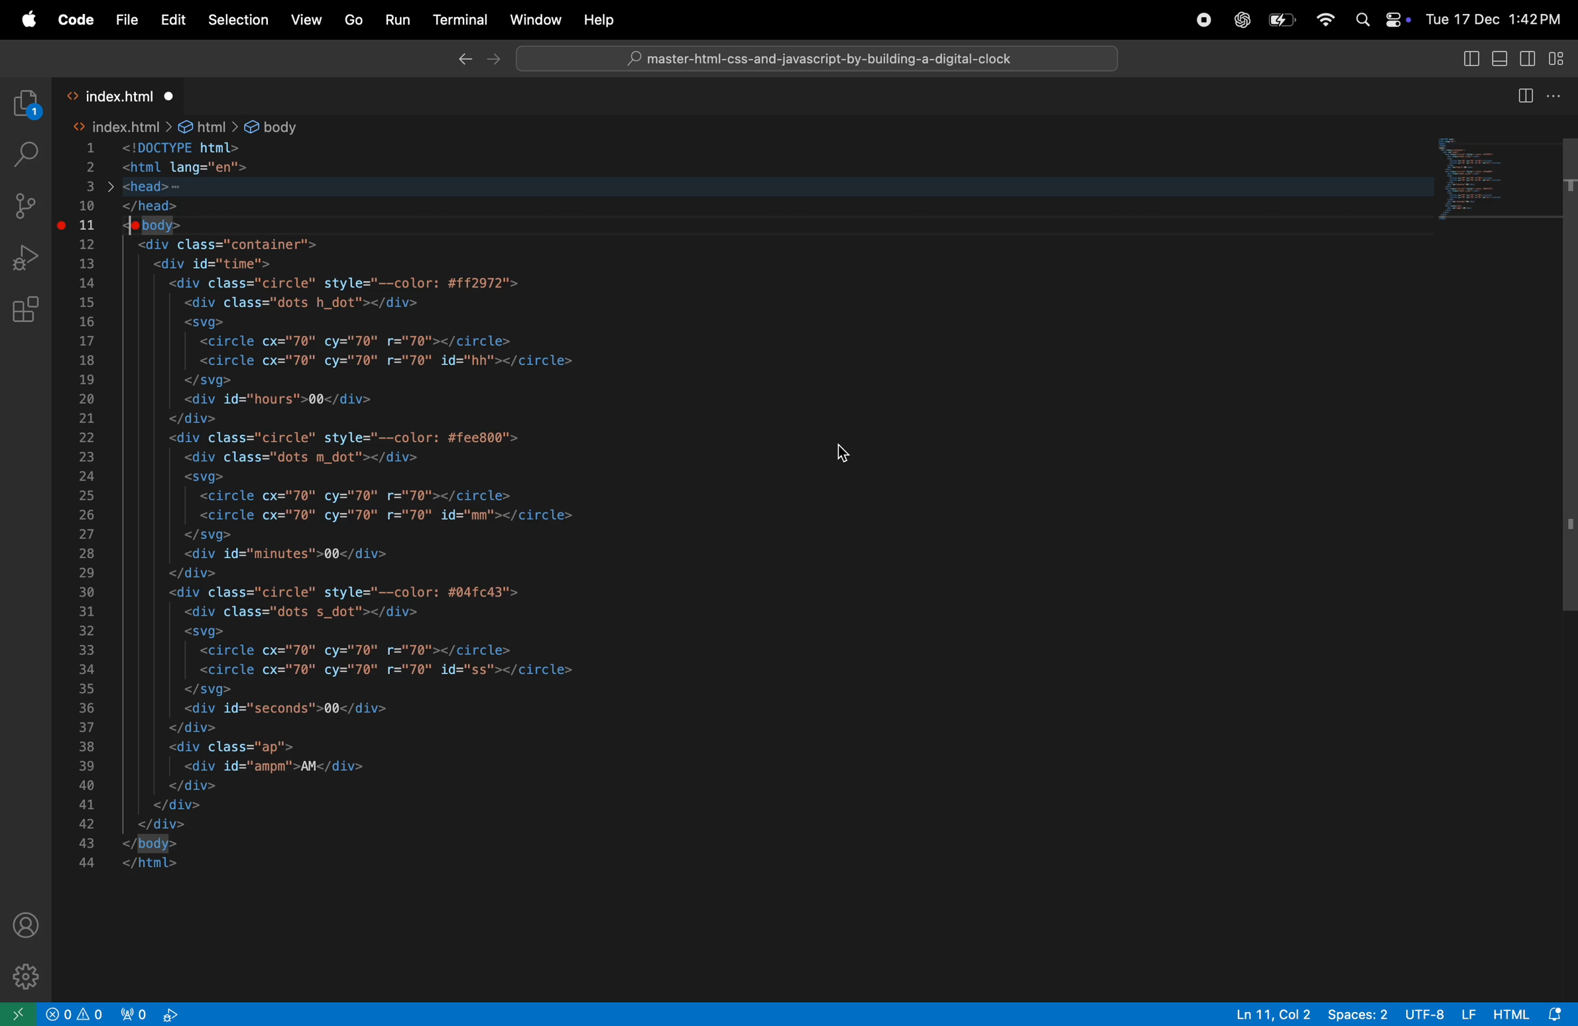  Describe the element at coordinates (536, 21) in the screenshot. I see `window` at that location.